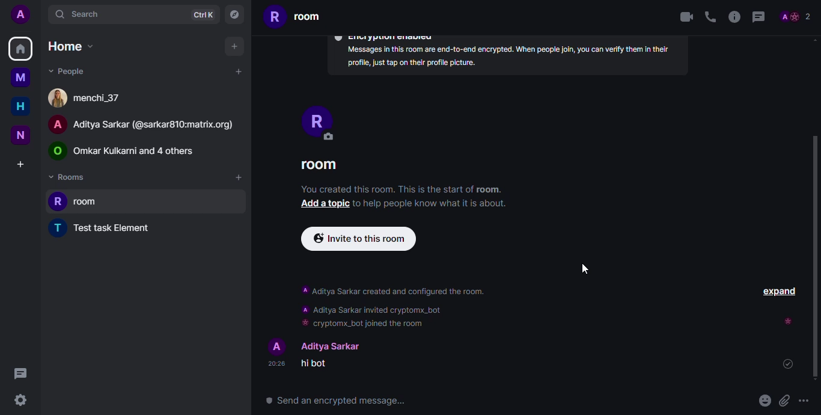 Image resolution: width=821 pixels, height=415 pixels. What do you see at coordinates (765, 16) in the screenshot?
I see `threads` at bounding box center [765, 16].